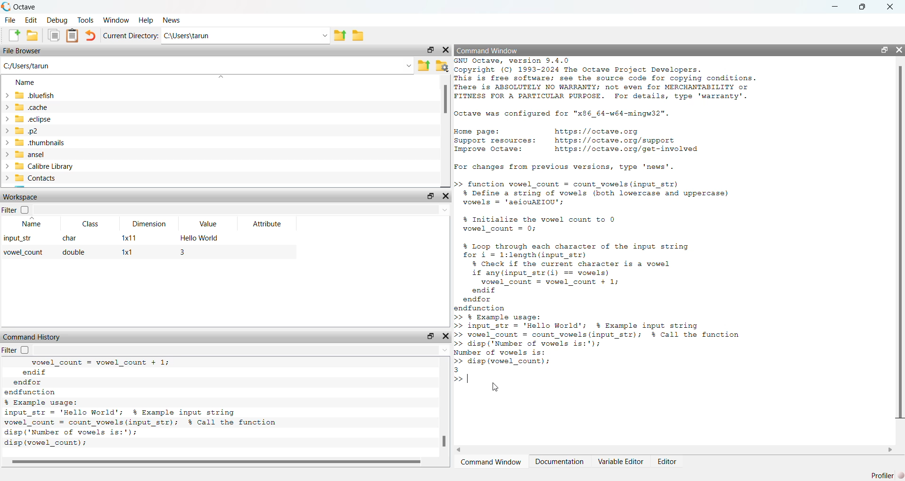  I want to click on Tools, so click(86, 19).